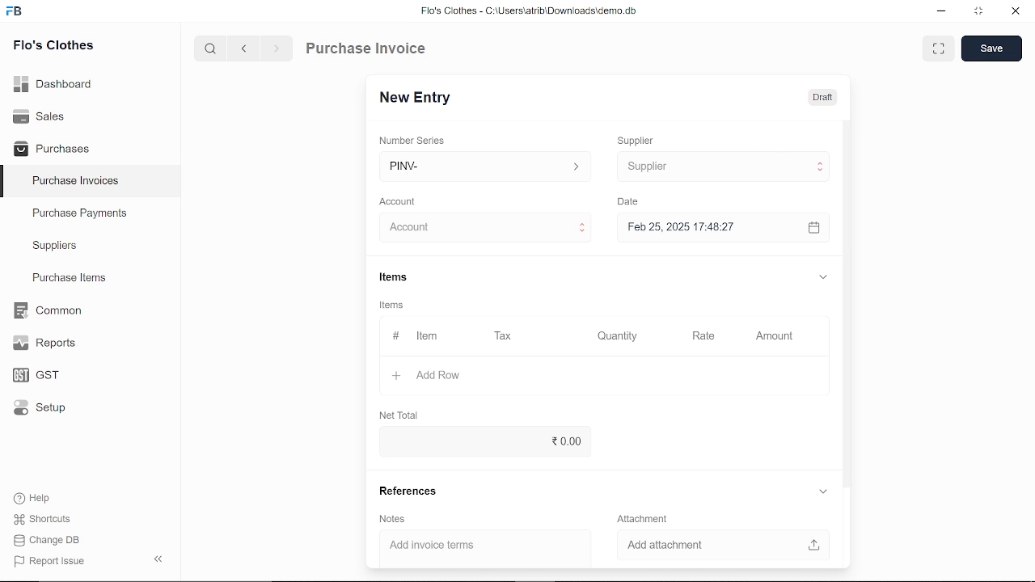 This screenshot has height=582, width=1035. What do you see at coordinates (720, 167) in the screenshot?
I see `input ‘Supplier` at bounding box center [720, 167].